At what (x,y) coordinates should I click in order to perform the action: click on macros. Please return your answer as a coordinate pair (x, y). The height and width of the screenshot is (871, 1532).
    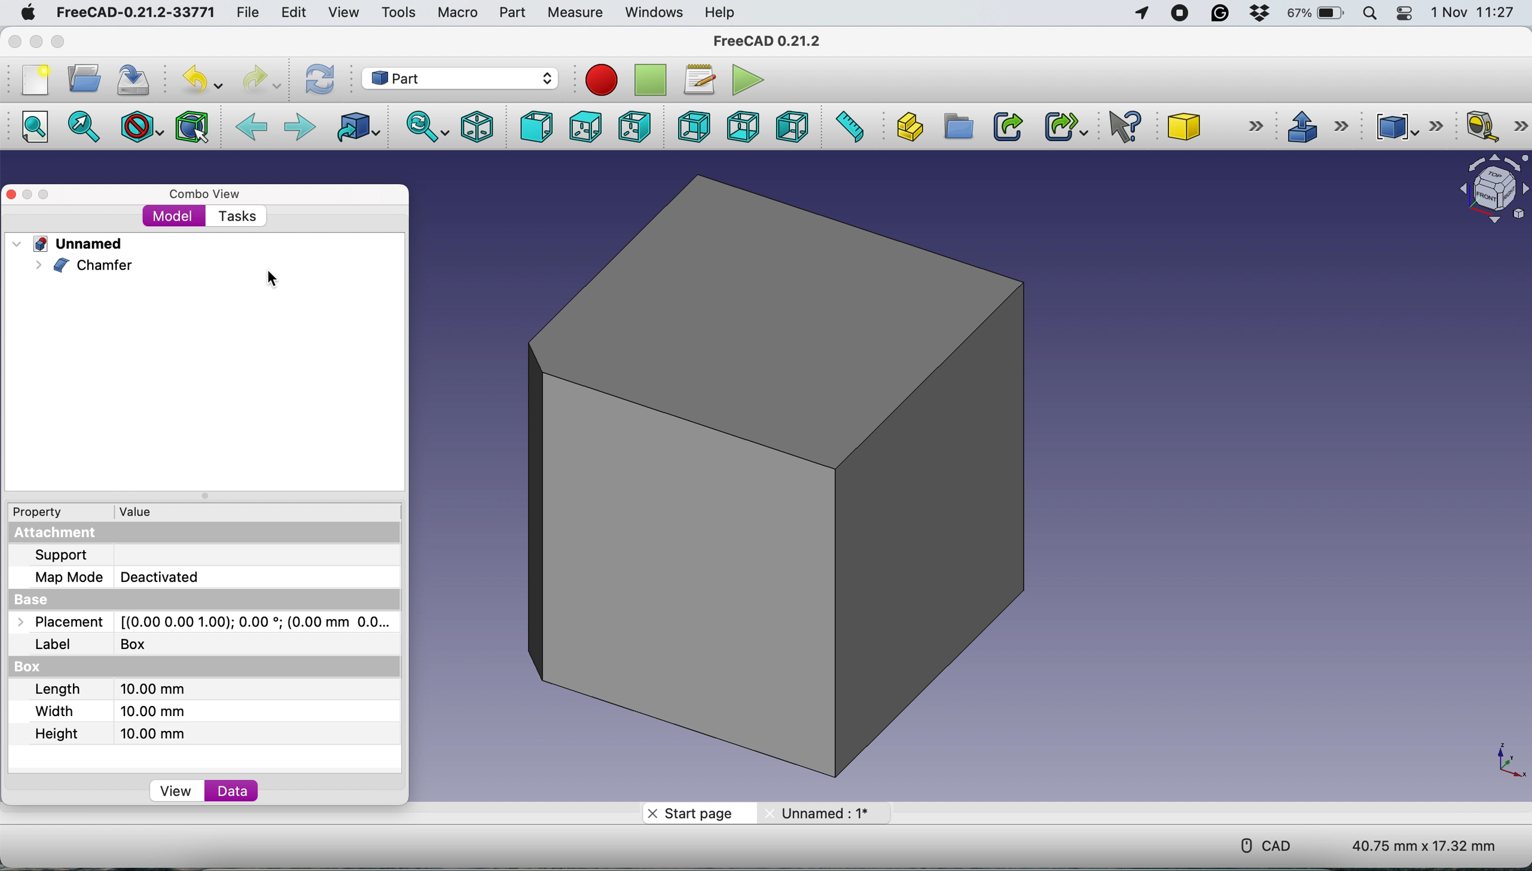
    Looking at the image, I should click on (697, 77).